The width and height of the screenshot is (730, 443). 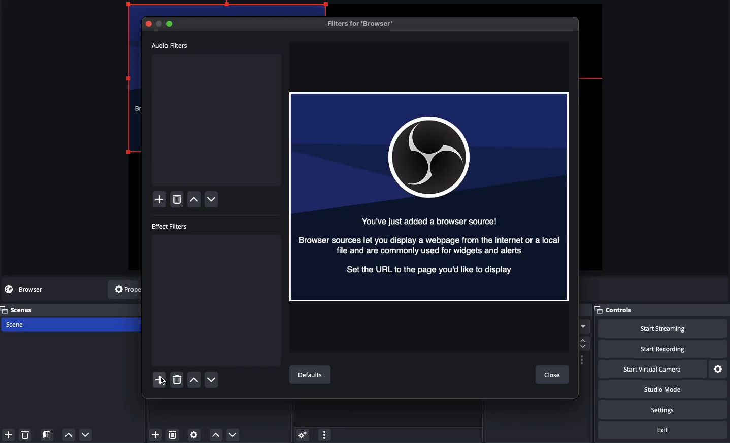 I want to click on Scene, so click(x=21, y=324).